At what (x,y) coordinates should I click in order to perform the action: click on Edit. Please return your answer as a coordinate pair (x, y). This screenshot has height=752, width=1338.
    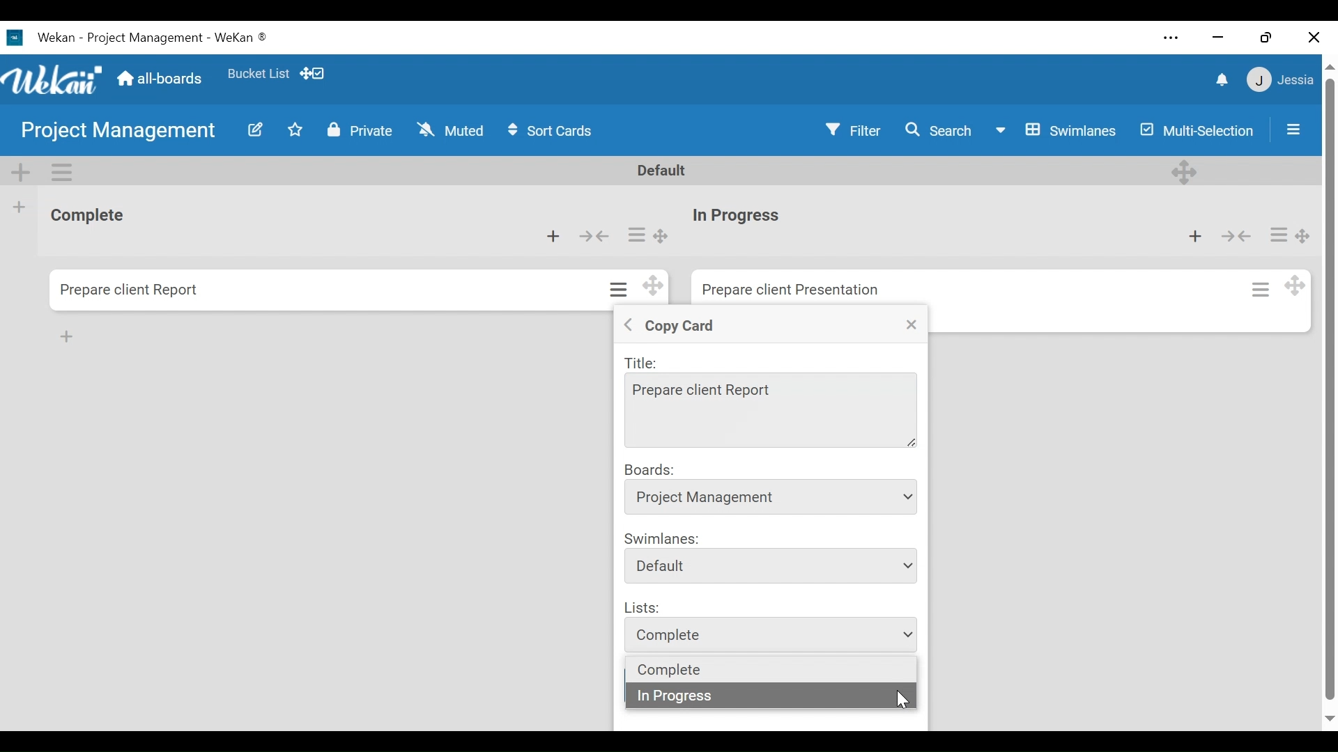
    Looking at the image, I should click on (257, 130).